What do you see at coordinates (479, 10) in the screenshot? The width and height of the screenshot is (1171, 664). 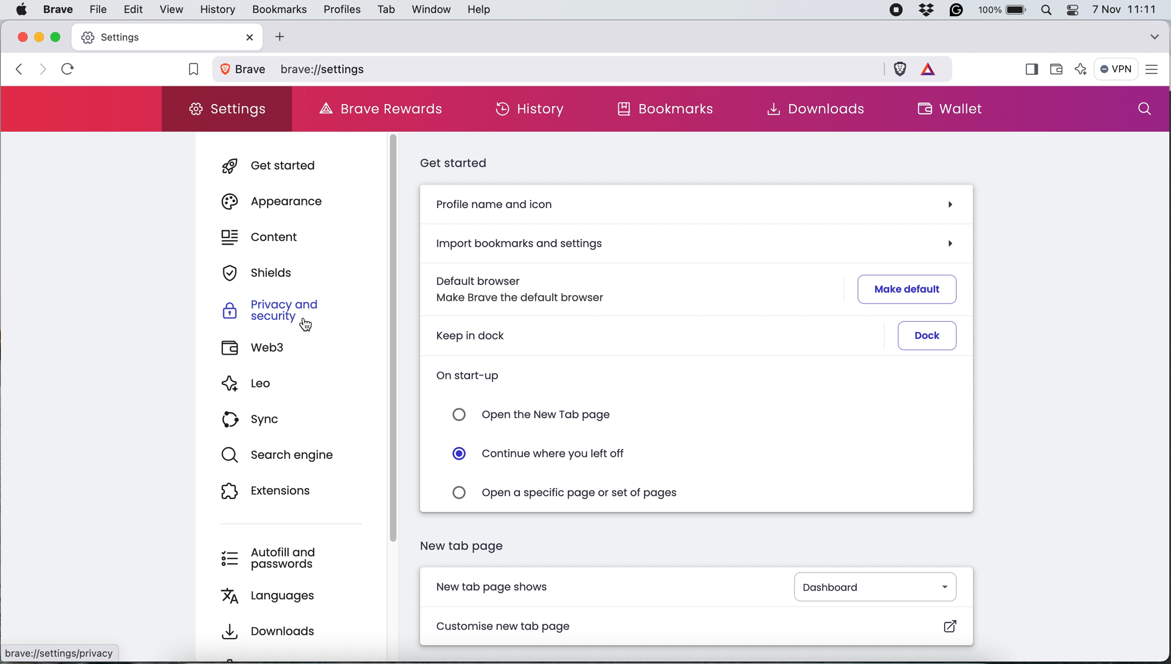 I see `help` at bounding box center [479, 10].